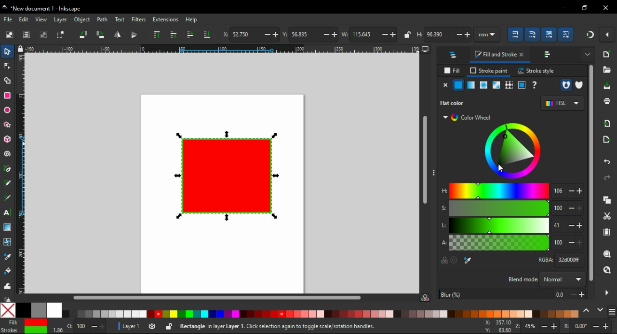 The height and width of the screenshot is (334, 617). What do you see at coordinates (605, 86) in the screenshot?
I see `save` at bounding box center [605, 86].